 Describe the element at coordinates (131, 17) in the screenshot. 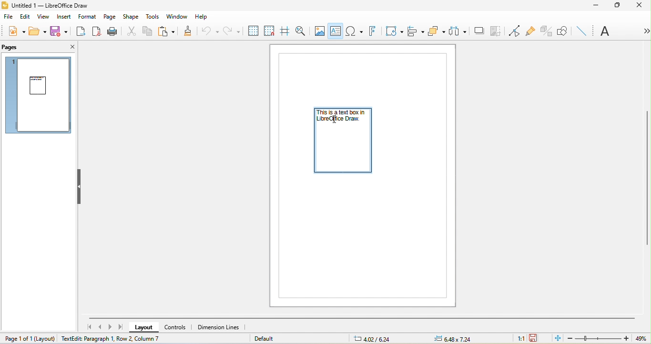

I see `shape` at that location.